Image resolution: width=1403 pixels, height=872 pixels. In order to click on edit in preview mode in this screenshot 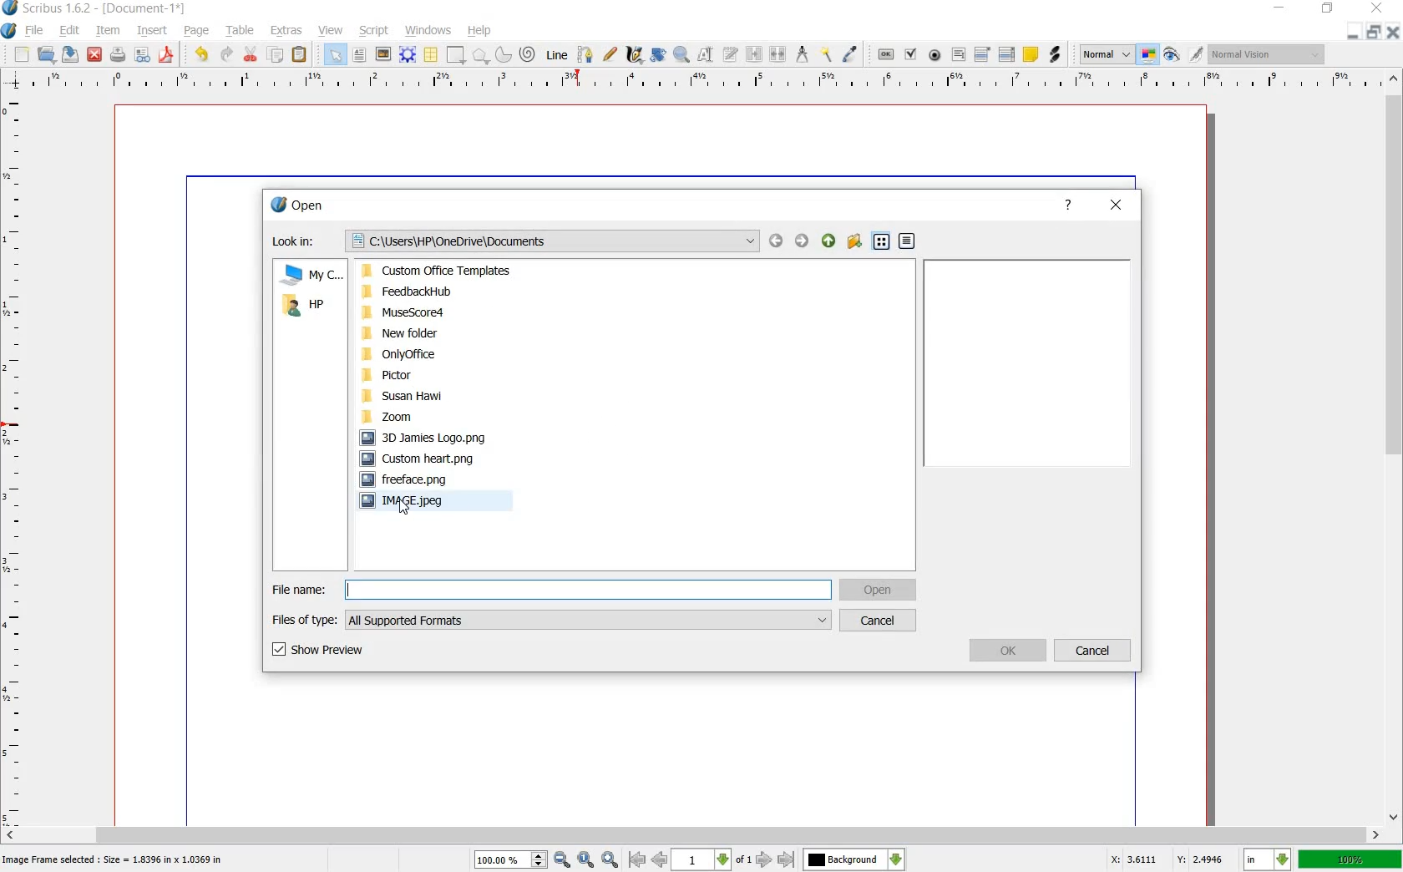, I will do `click(1182, 55)`.